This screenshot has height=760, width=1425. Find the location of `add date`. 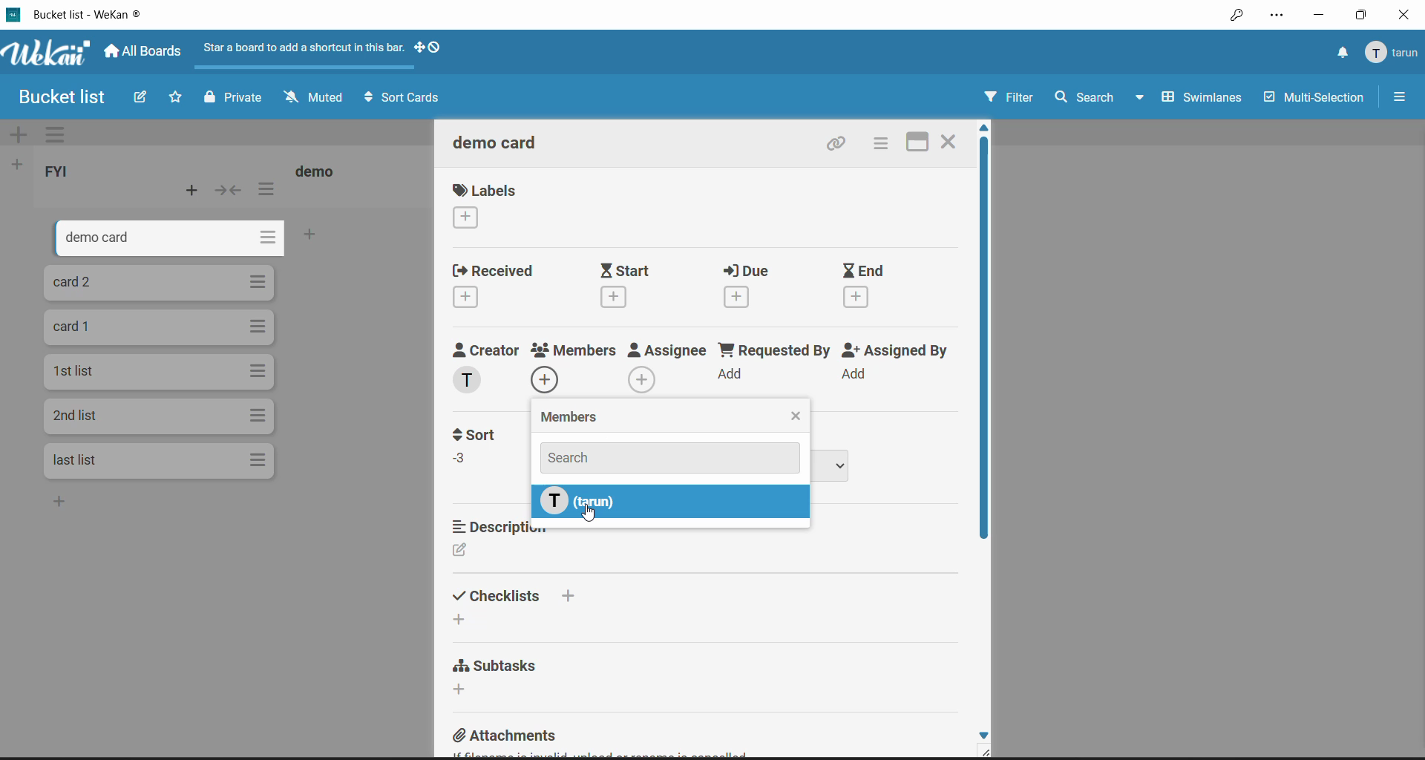

add date is located at coordinates (856, 296).